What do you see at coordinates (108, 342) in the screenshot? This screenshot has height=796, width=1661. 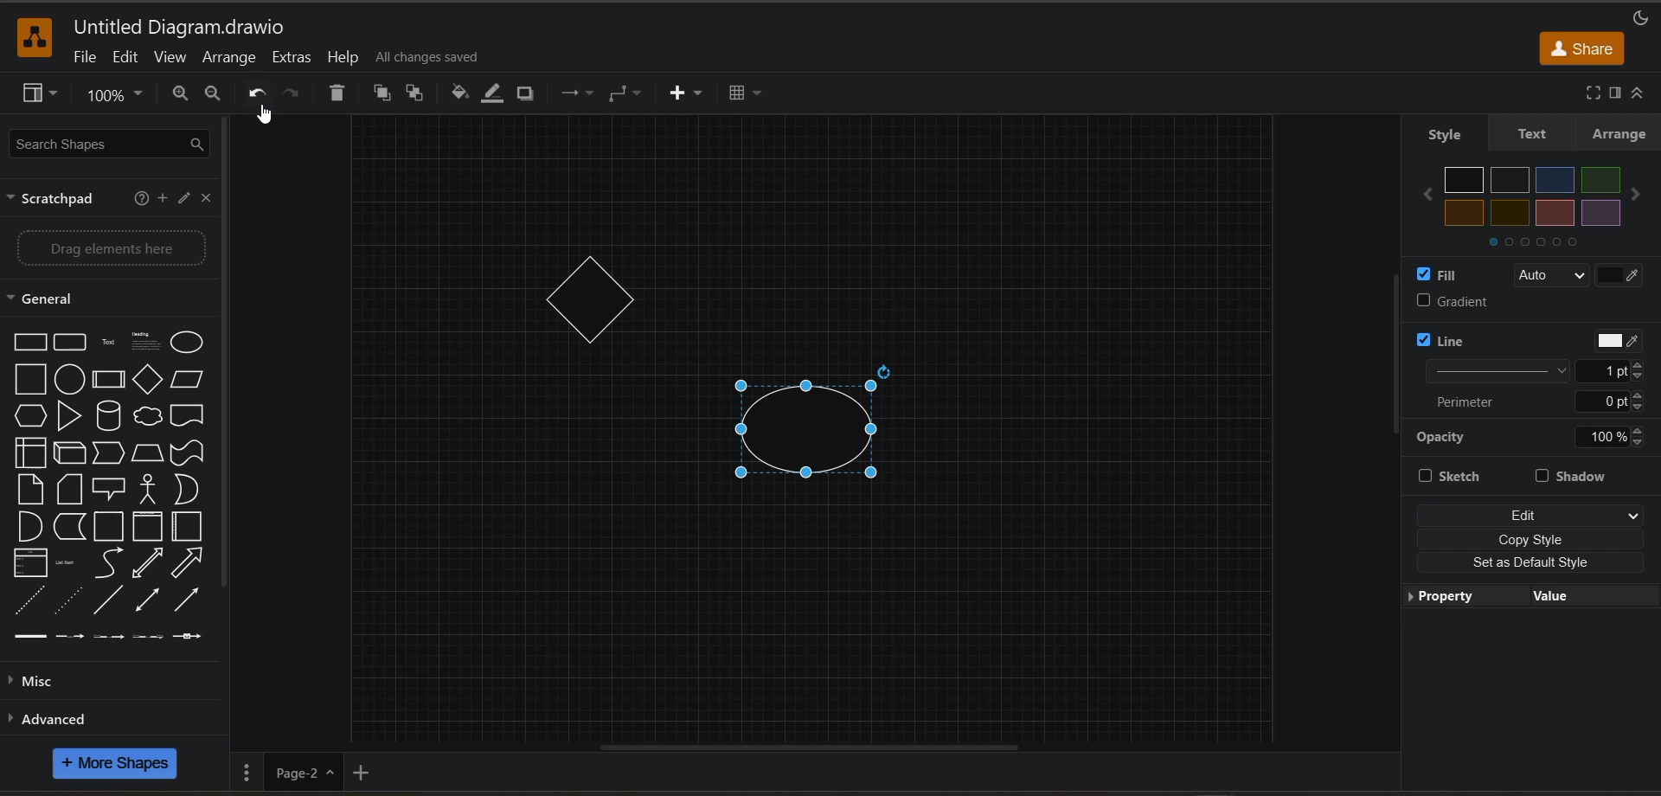 I see `Text` at bounding box center [108, 342].